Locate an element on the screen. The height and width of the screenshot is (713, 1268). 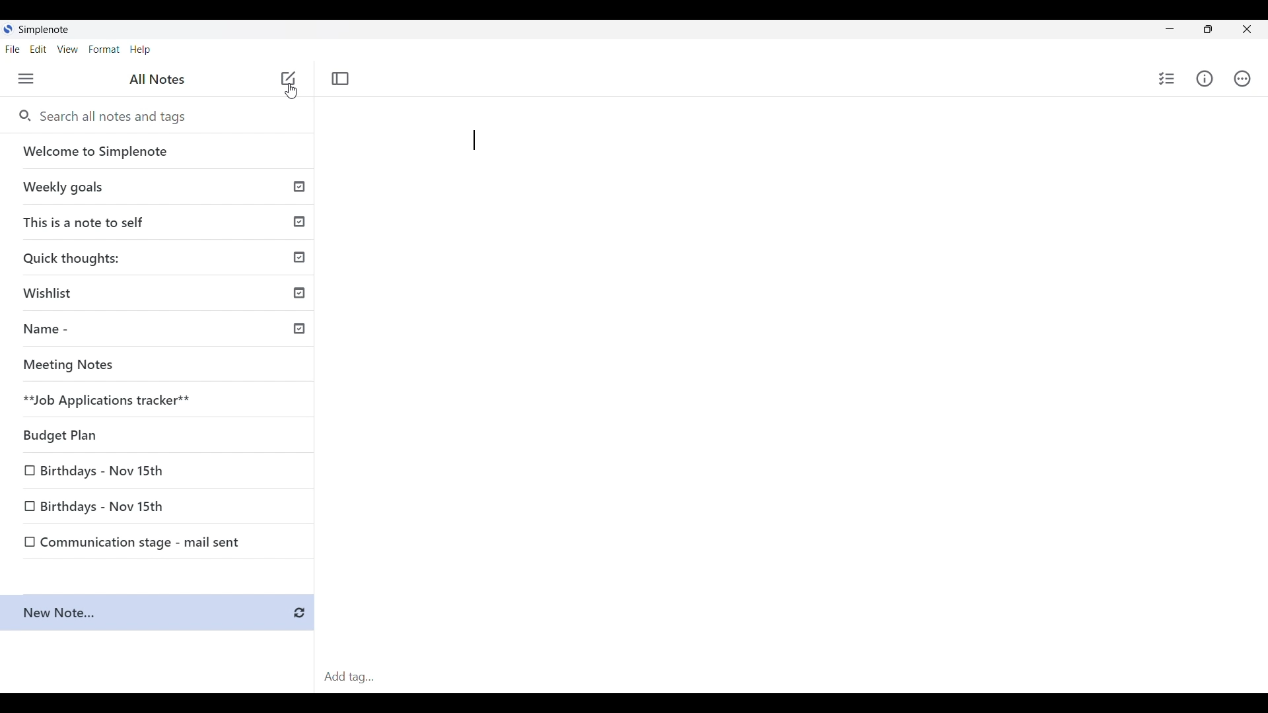
**Job Applications tracker** is located at coordinates (161, 400).